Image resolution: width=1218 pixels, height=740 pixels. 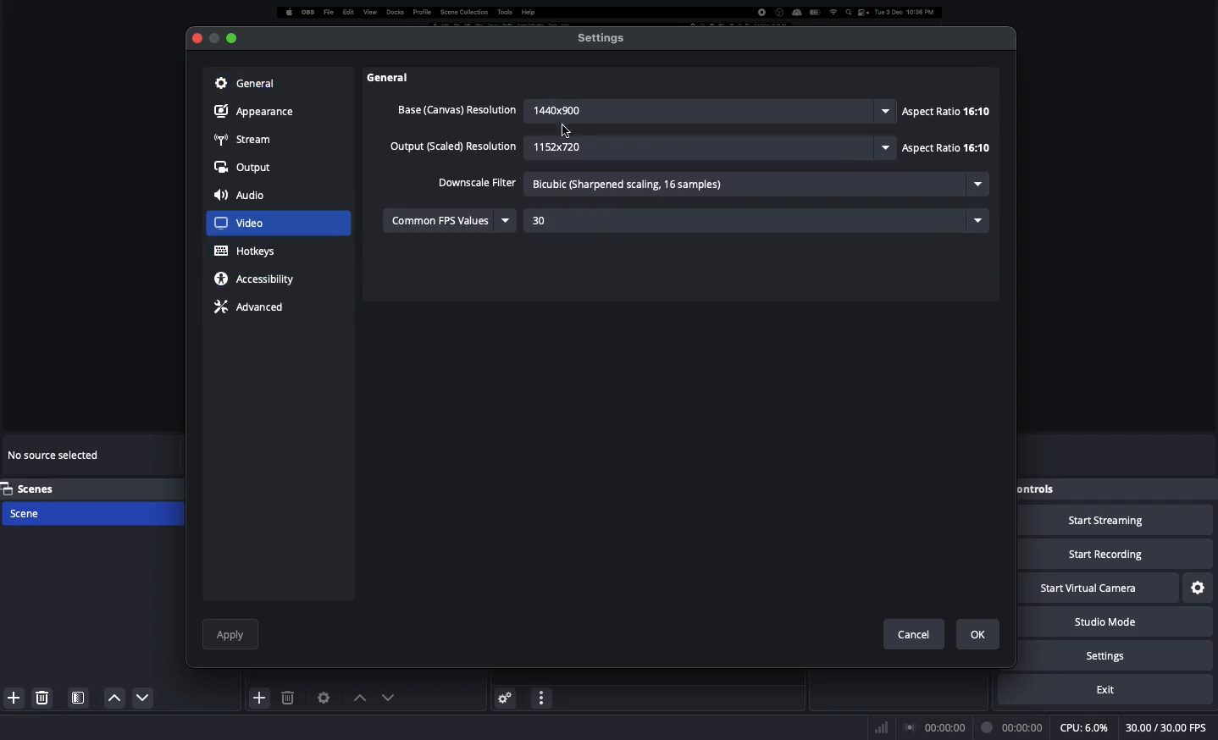 I want to click on Output, so click(x=244, y=168).